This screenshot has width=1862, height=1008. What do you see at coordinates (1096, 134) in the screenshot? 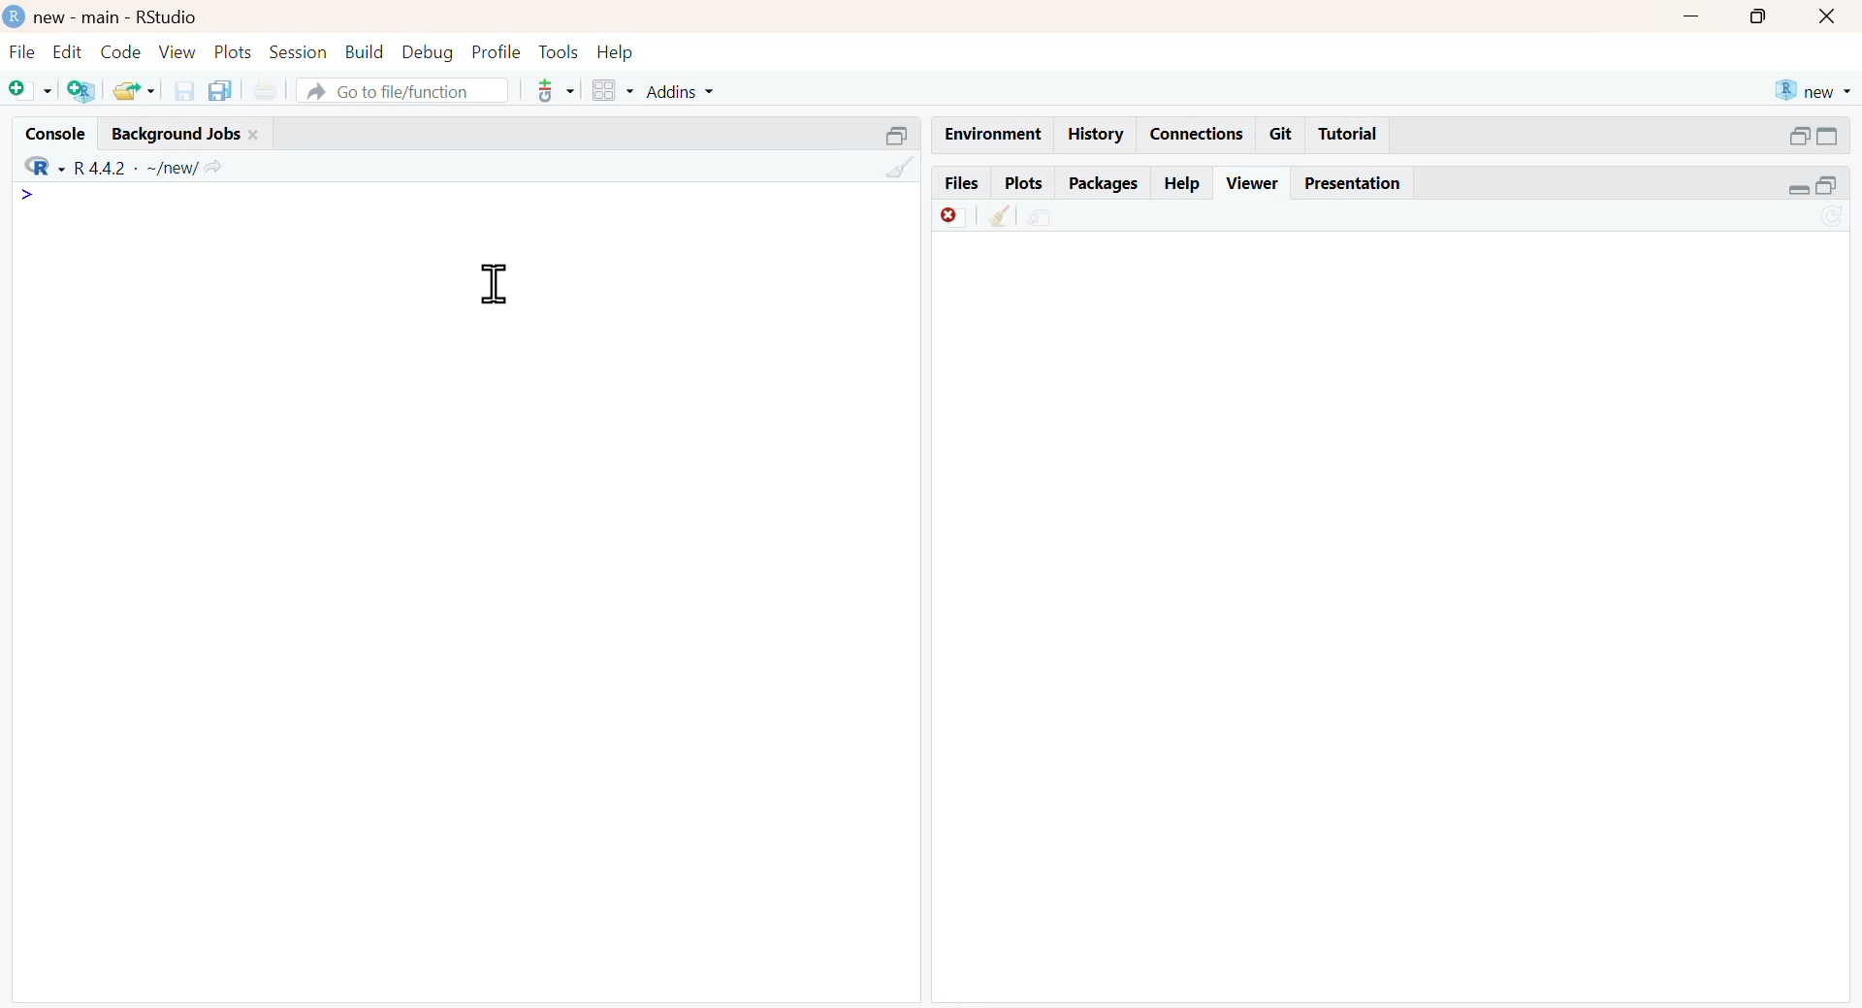
I see `History` at bounding box center [1096, 134].